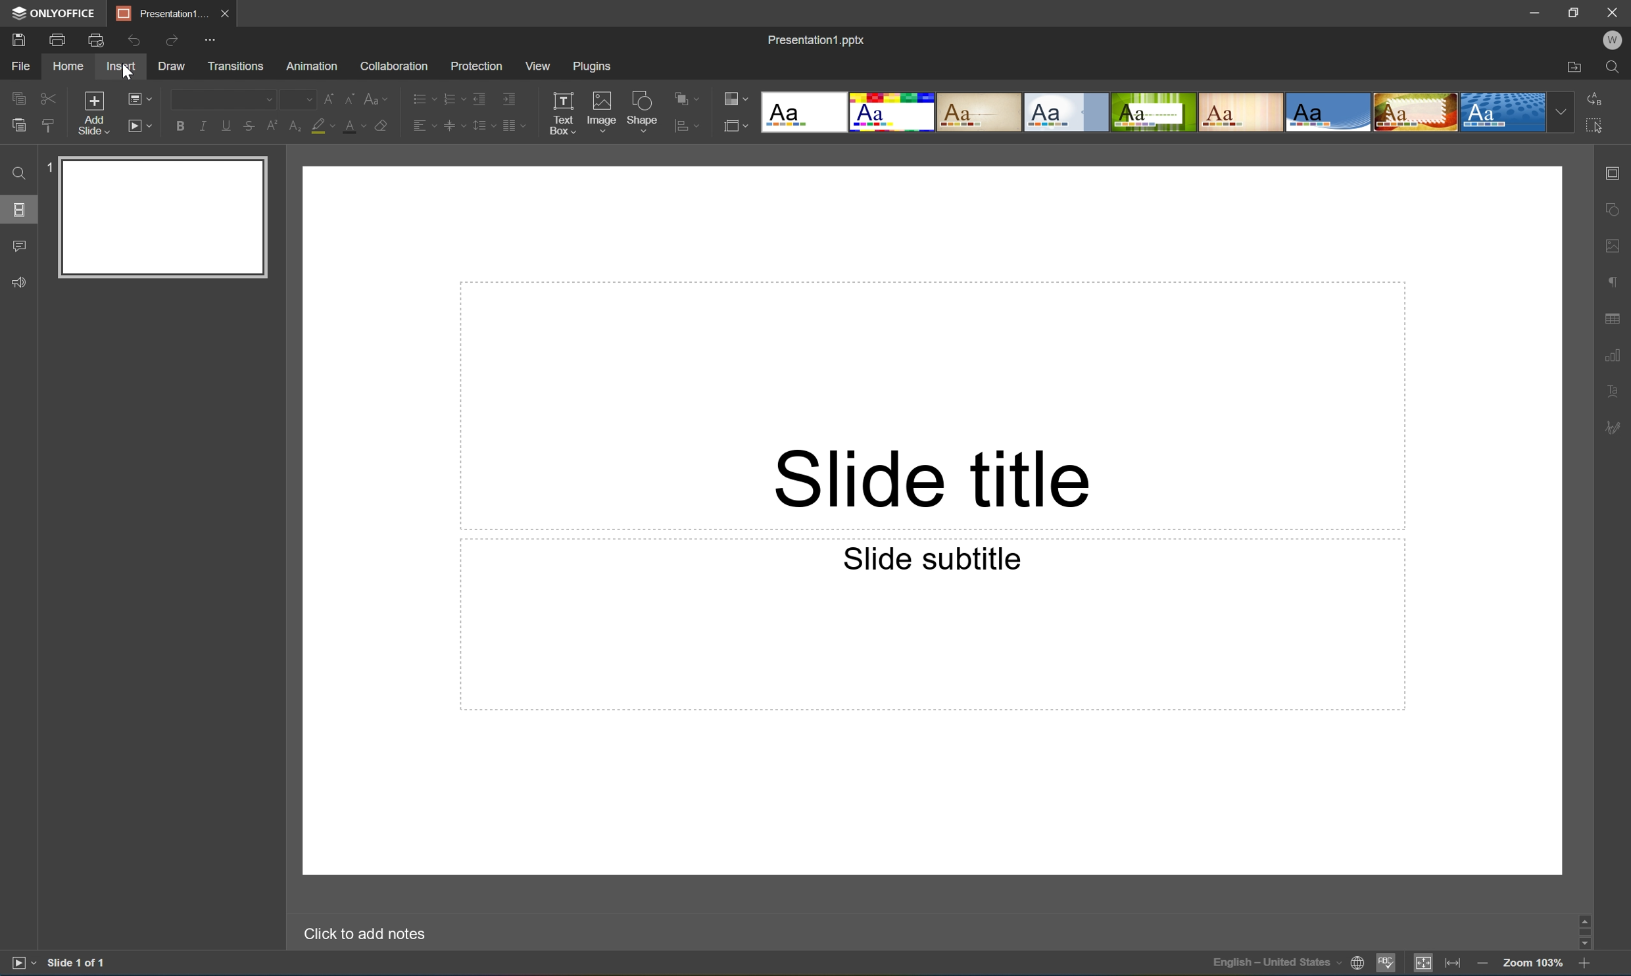 This screenshot has height=976, width=1631. What do you see at coordinates (271, 126) in the screenshot?
I see `Superscript` at bounding box center [271, 126].